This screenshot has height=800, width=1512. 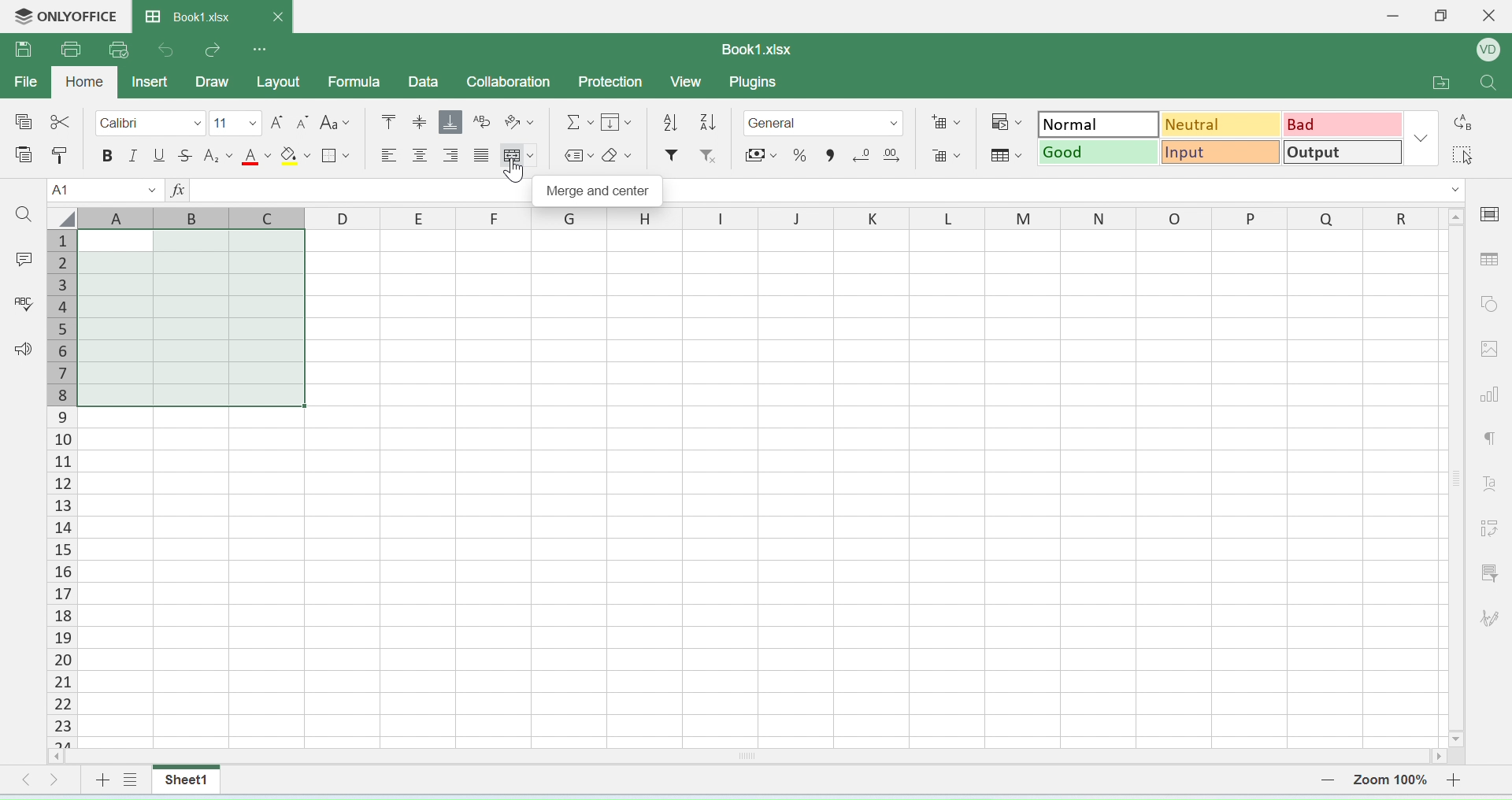 What do you see at coordinates (511, 83) in the screenshot?
I see `collaboration` at bounding box center [511, 83].